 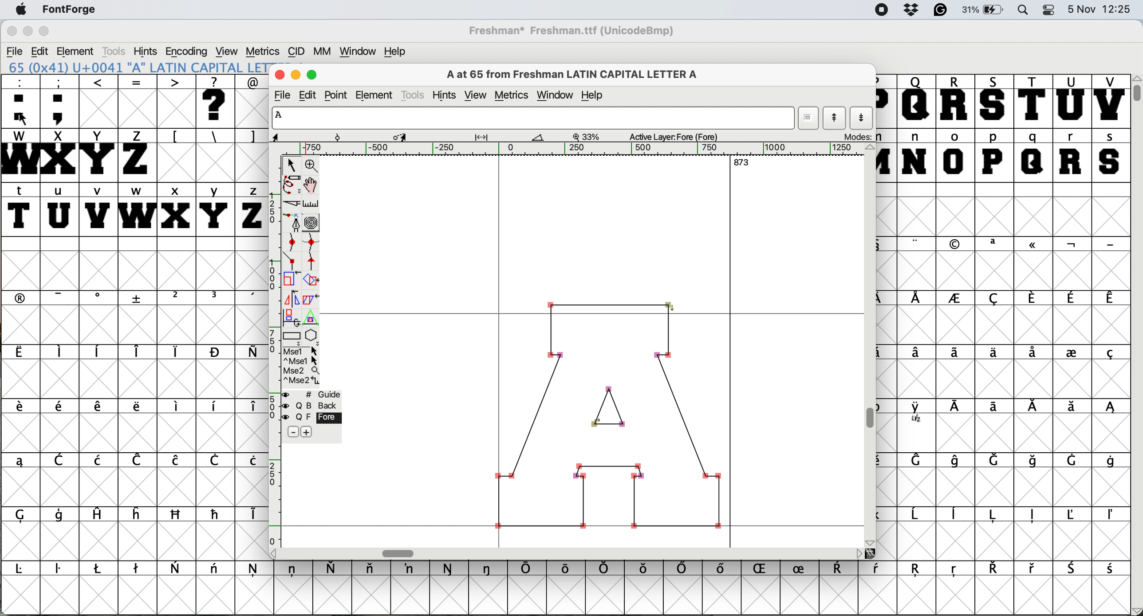 What do you see at coordinates (98, 515) in the screenshot?
I see `symbol` at bounding box center [98, 515].